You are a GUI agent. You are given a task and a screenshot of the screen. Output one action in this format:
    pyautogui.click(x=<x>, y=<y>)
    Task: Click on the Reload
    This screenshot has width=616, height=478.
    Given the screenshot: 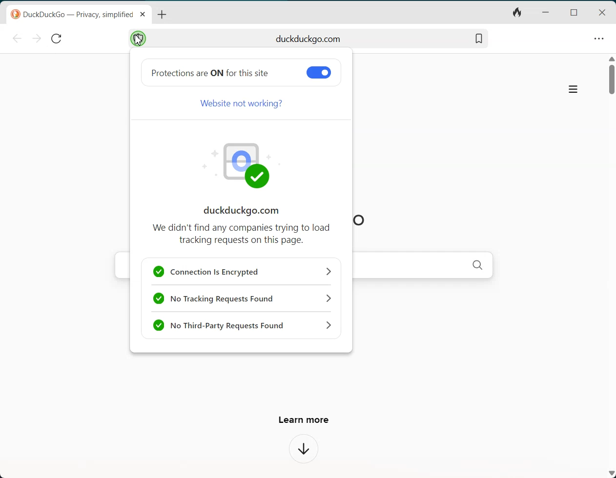 What is the action you would take?
    pyautogui.click(x=56, y=38)
    